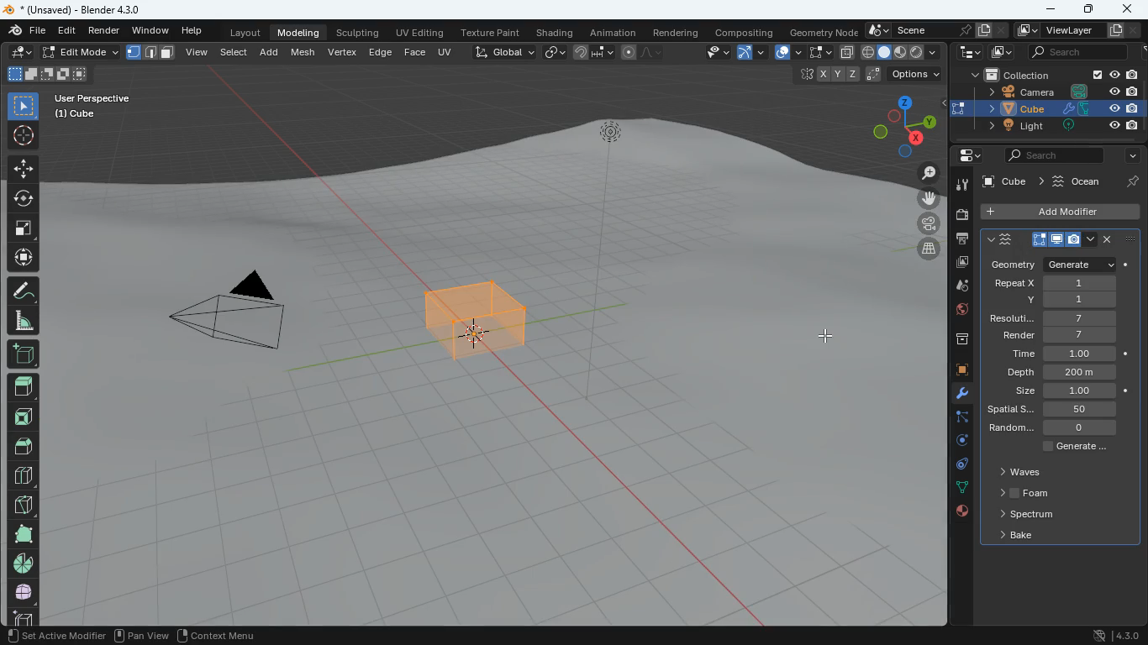 The image size is (1148, 645). I want to click on diagonal, so click(23, 501).